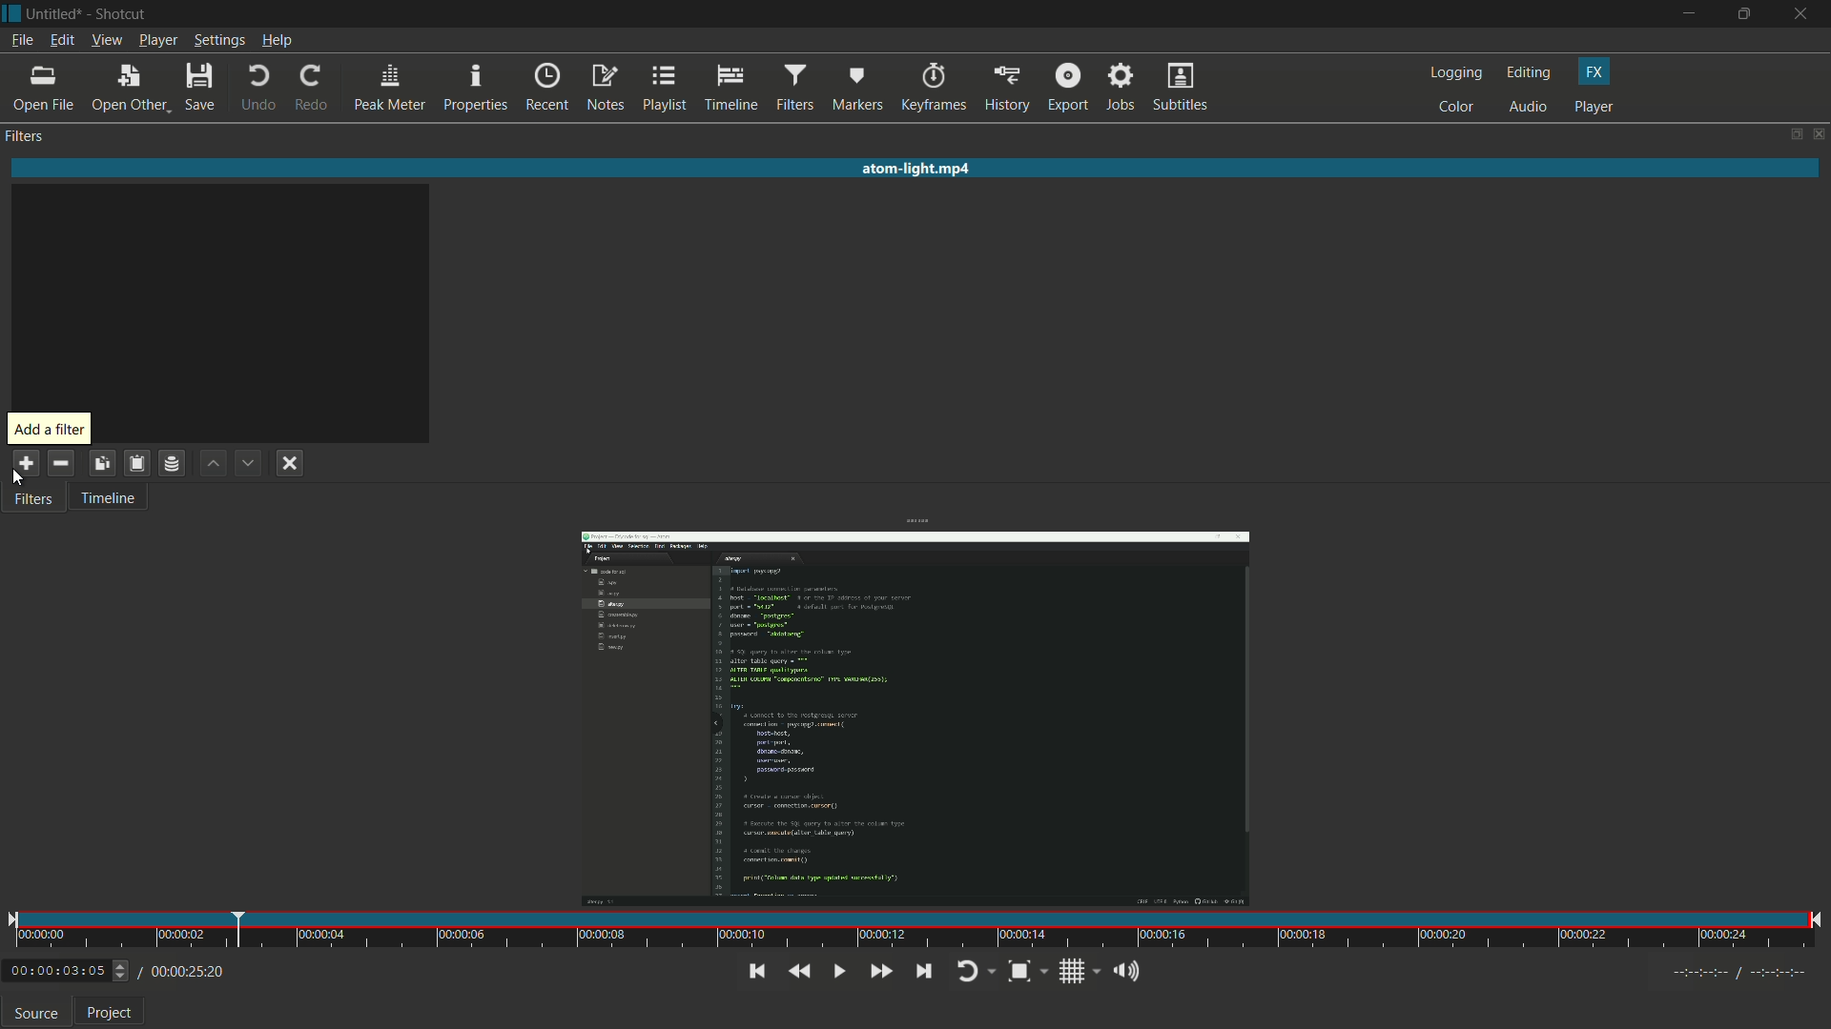  What do you see at coordinates (924, 971) in the screenshot?
I see `skip to the next point` at bounding box center [924, 971].